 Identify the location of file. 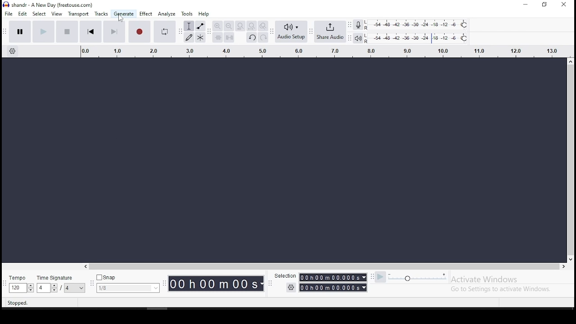
(9, 14).